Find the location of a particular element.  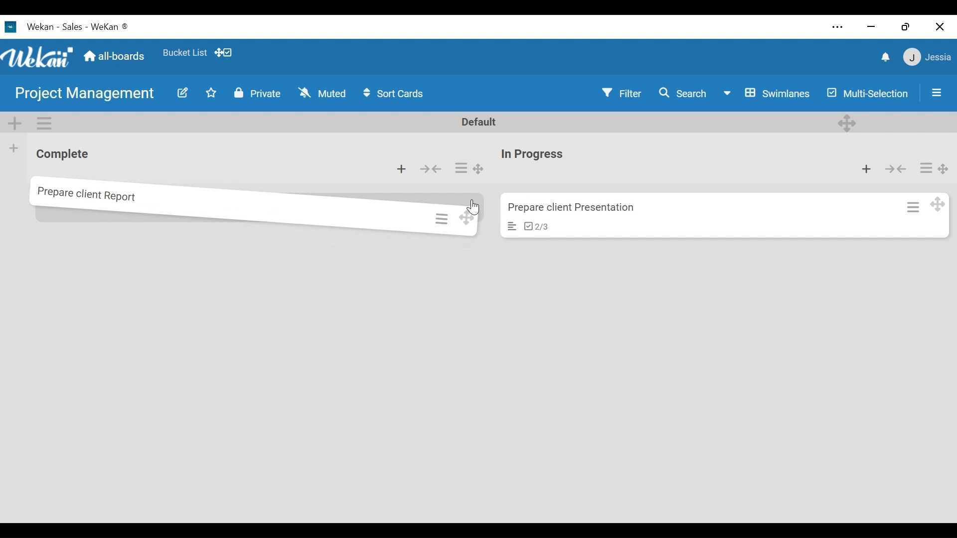

jessie is located at coordinates (927, 57).